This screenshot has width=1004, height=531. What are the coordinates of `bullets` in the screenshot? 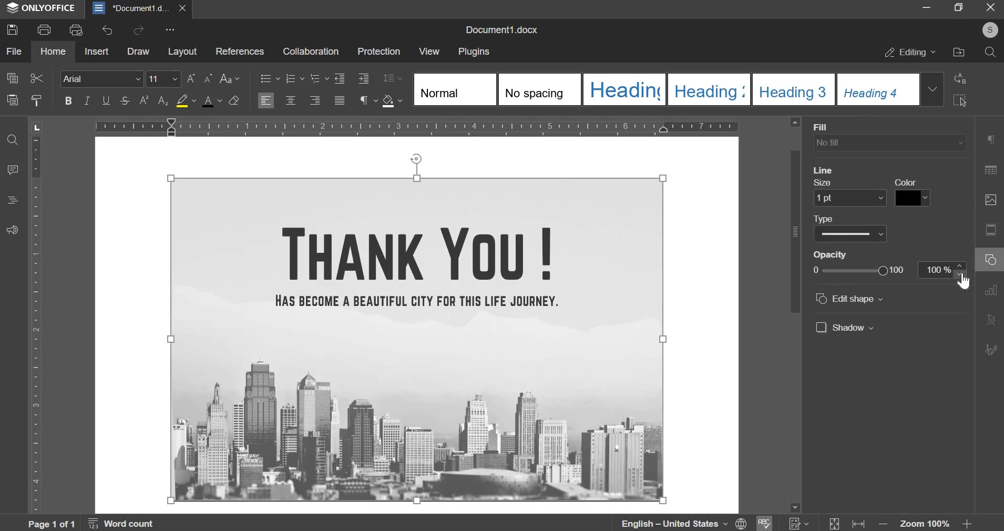 It's located at (270, 78).